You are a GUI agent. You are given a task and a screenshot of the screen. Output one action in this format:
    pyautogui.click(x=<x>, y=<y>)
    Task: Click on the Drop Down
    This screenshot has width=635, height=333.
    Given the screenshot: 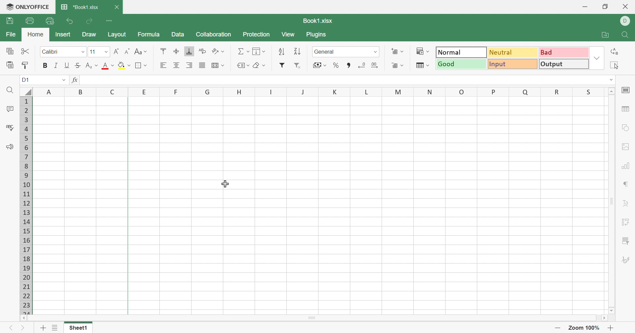 What is the action you would take?
    pyautogui.click(x=264, y=65)
    